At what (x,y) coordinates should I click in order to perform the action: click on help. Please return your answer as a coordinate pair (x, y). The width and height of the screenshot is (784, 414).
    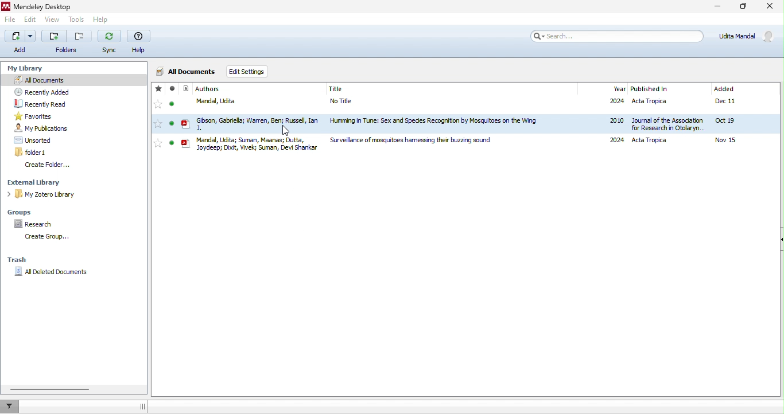
    Looking at the image, I should click on (139, 37).